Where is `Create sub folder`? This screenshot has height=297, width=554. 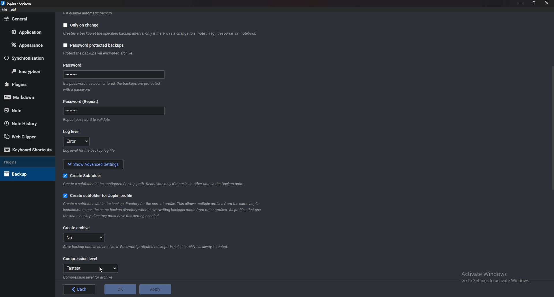
Create sub folder is located at coordinates (84, 176).